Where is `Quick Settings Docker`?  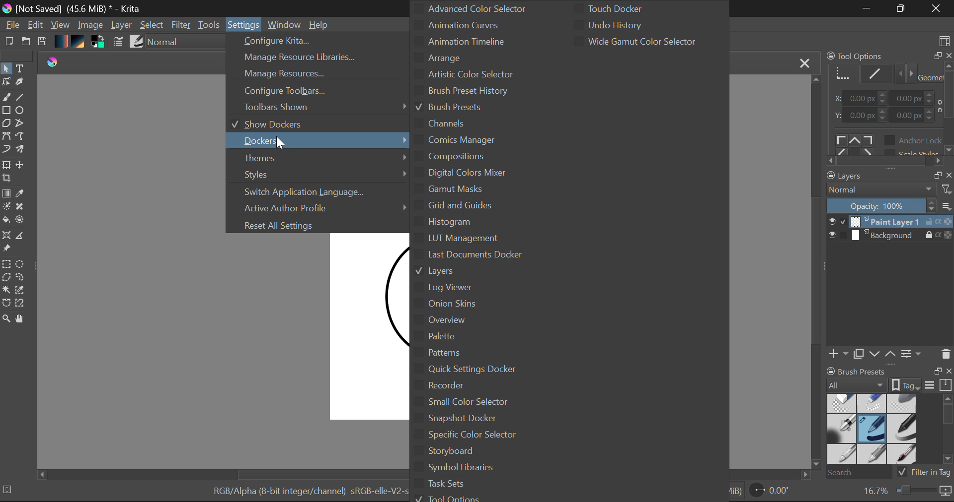 Quick Settings Docker is located at coordinates (482, 370).